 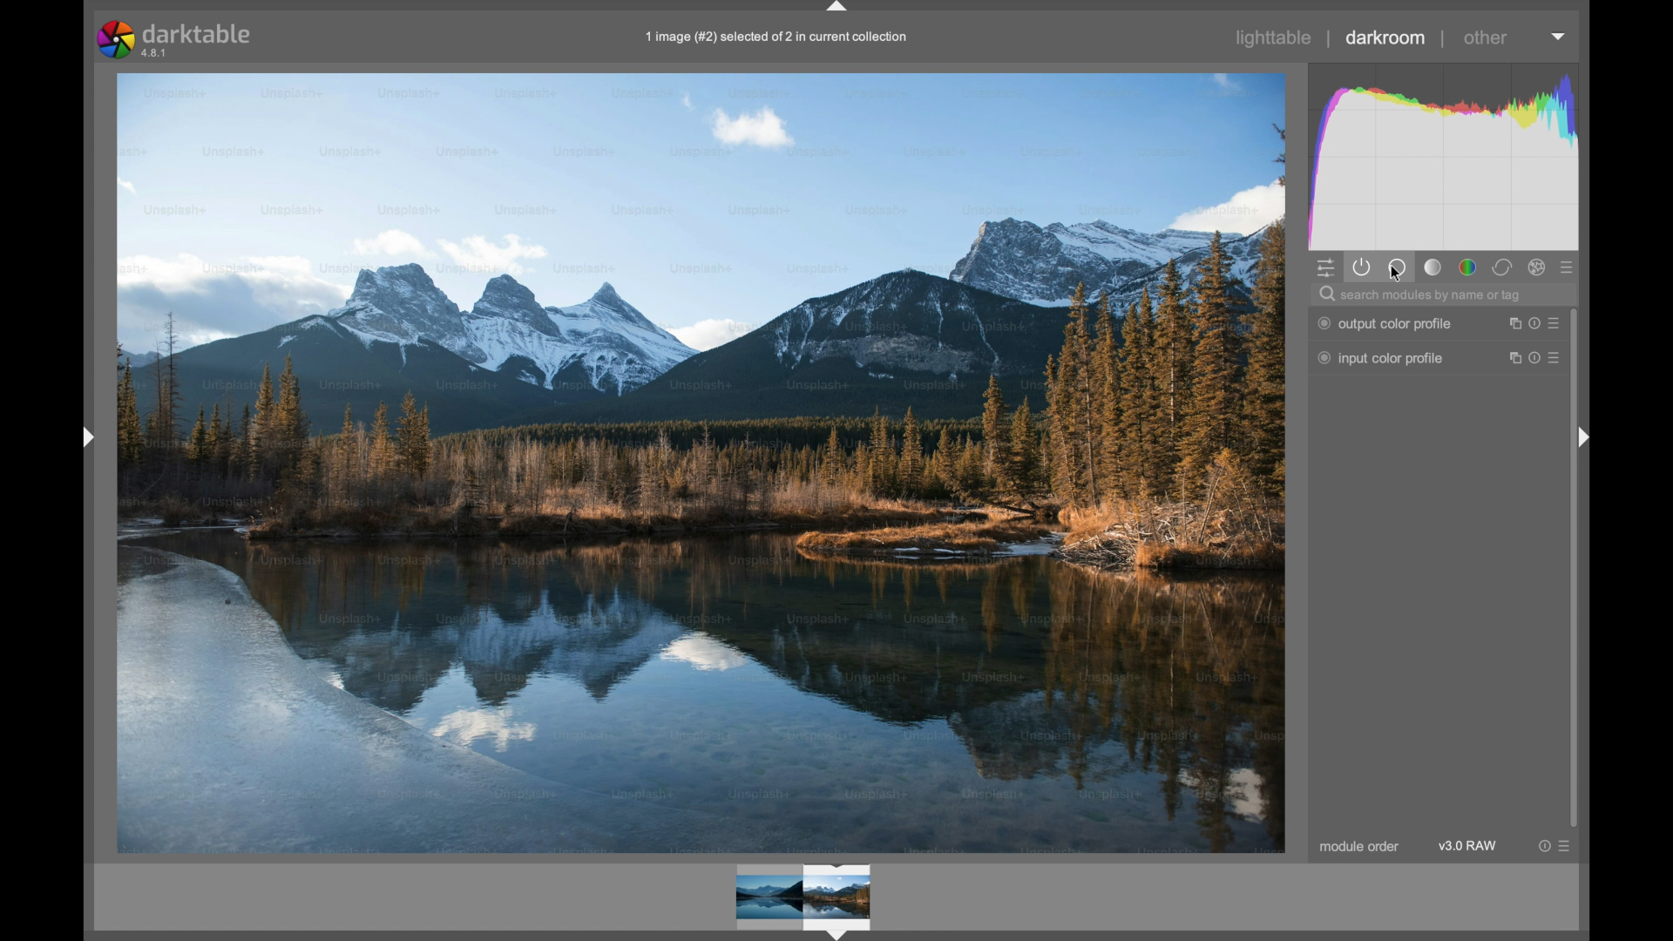 I want to click on tone, so click(x=1433, y=267).